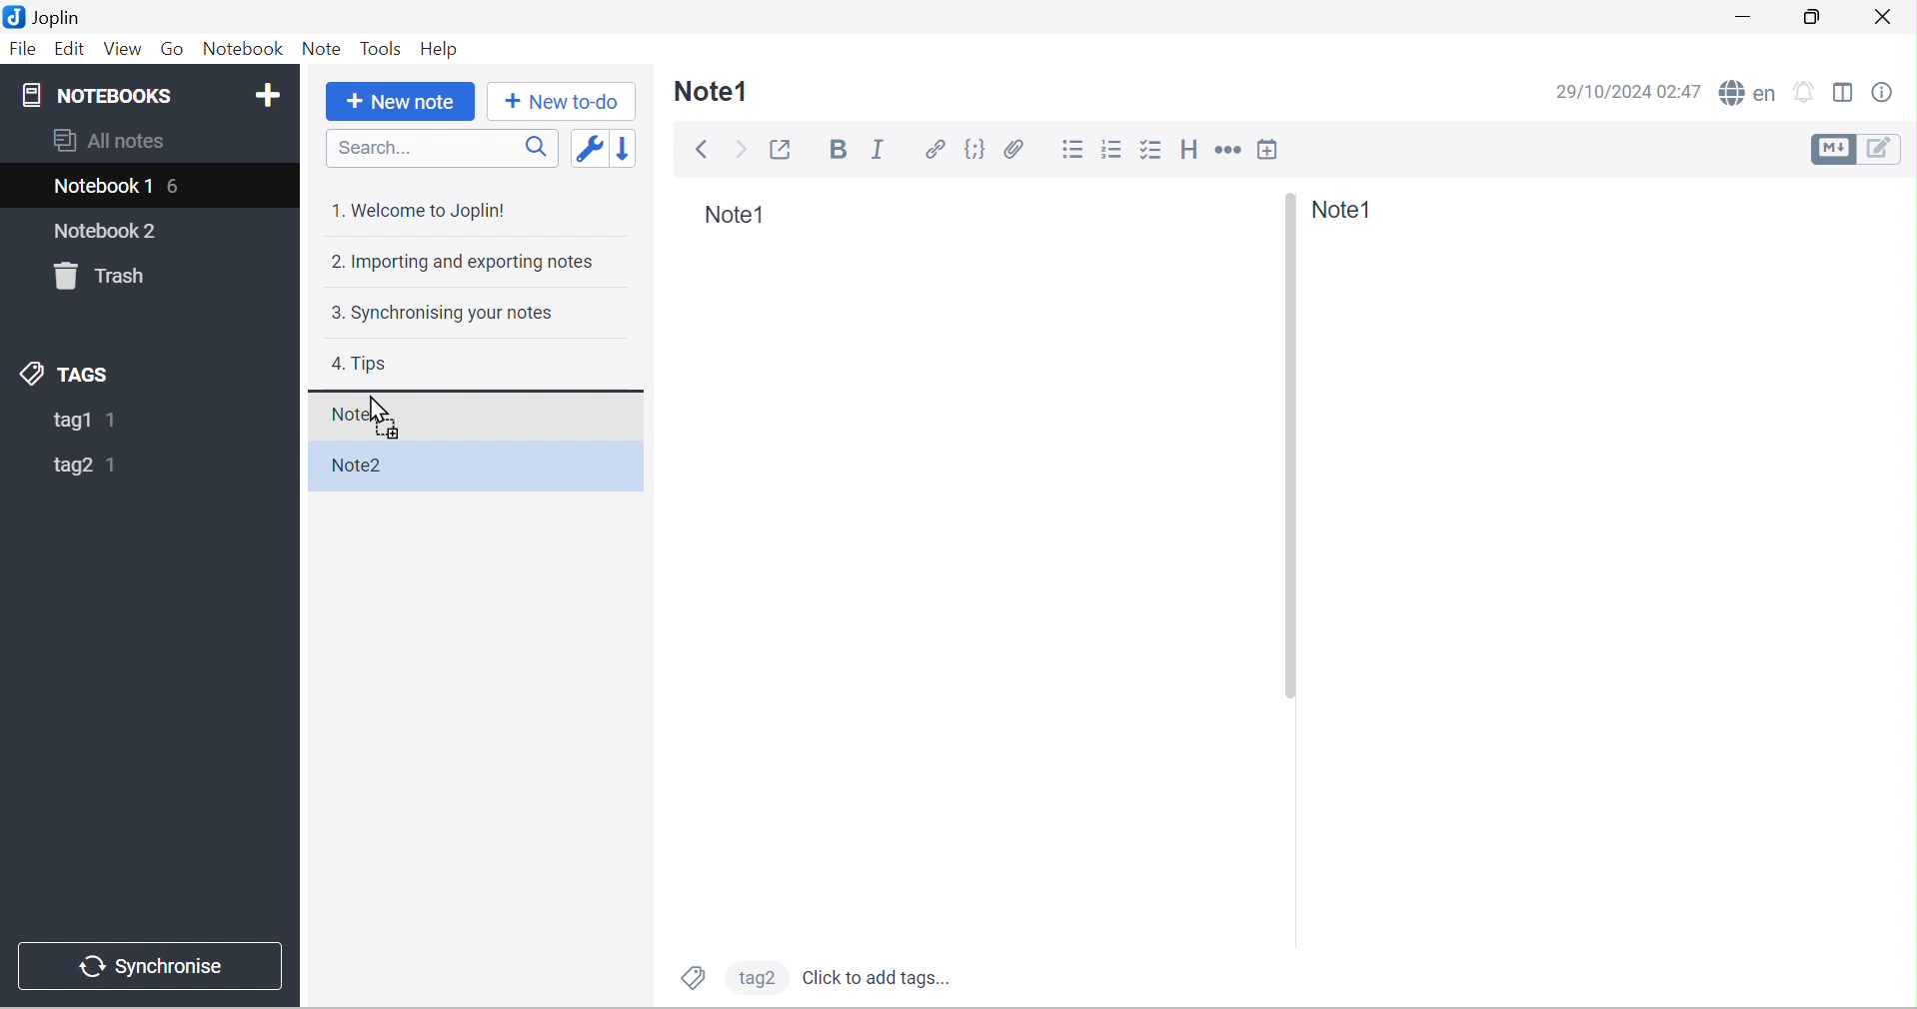 This screenshot has width=1917, height=1009. Describe the element at coordinates (69, 376) in the screenshot. I see `TAGS` at that location.